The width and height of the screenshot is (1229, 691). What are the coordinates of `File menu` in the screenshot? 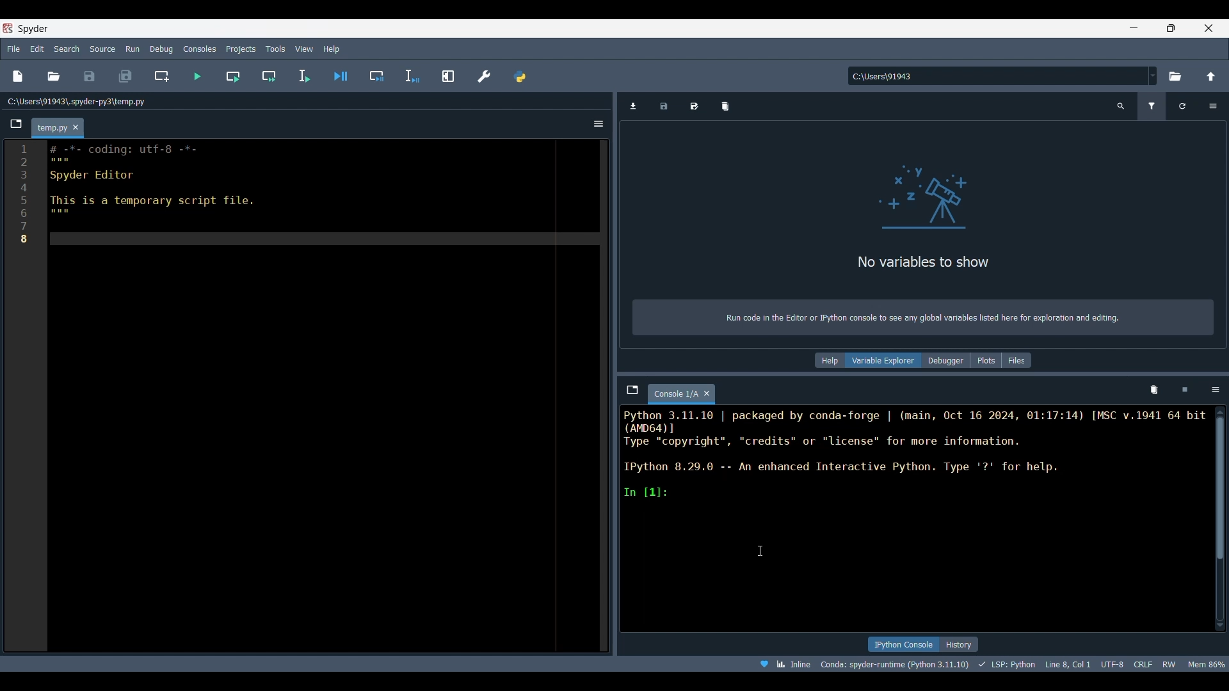 It's located at (13, 47).